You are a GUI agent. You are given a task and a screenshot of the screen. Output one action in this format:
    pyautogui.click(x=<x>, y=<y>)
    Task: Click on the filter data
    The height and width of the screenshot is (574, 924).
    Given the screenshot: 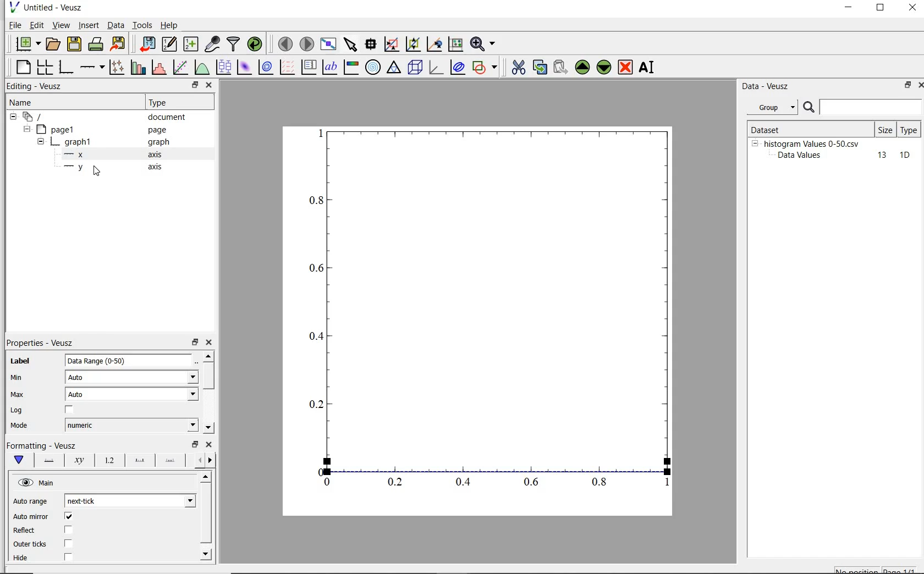 What is the action you would take?
    pyautogui.click(x=234, y=44)
    